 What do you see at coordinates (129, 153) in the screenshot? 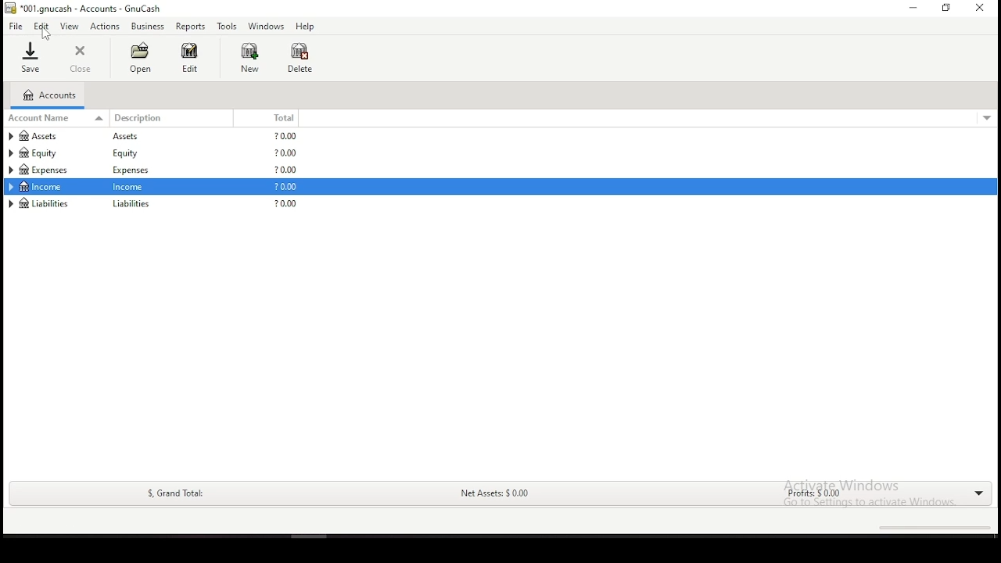
I see `equity` at bounding box center [129, 153].